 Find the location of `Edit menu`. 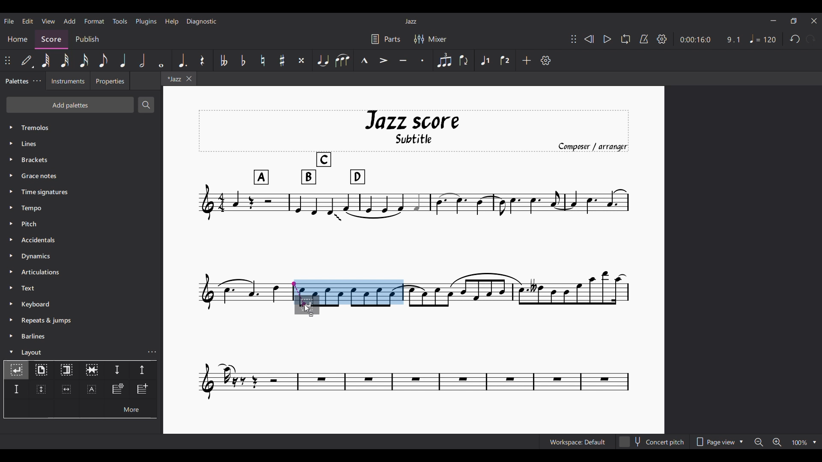

Edit menu is located at coordinates (28, 21).